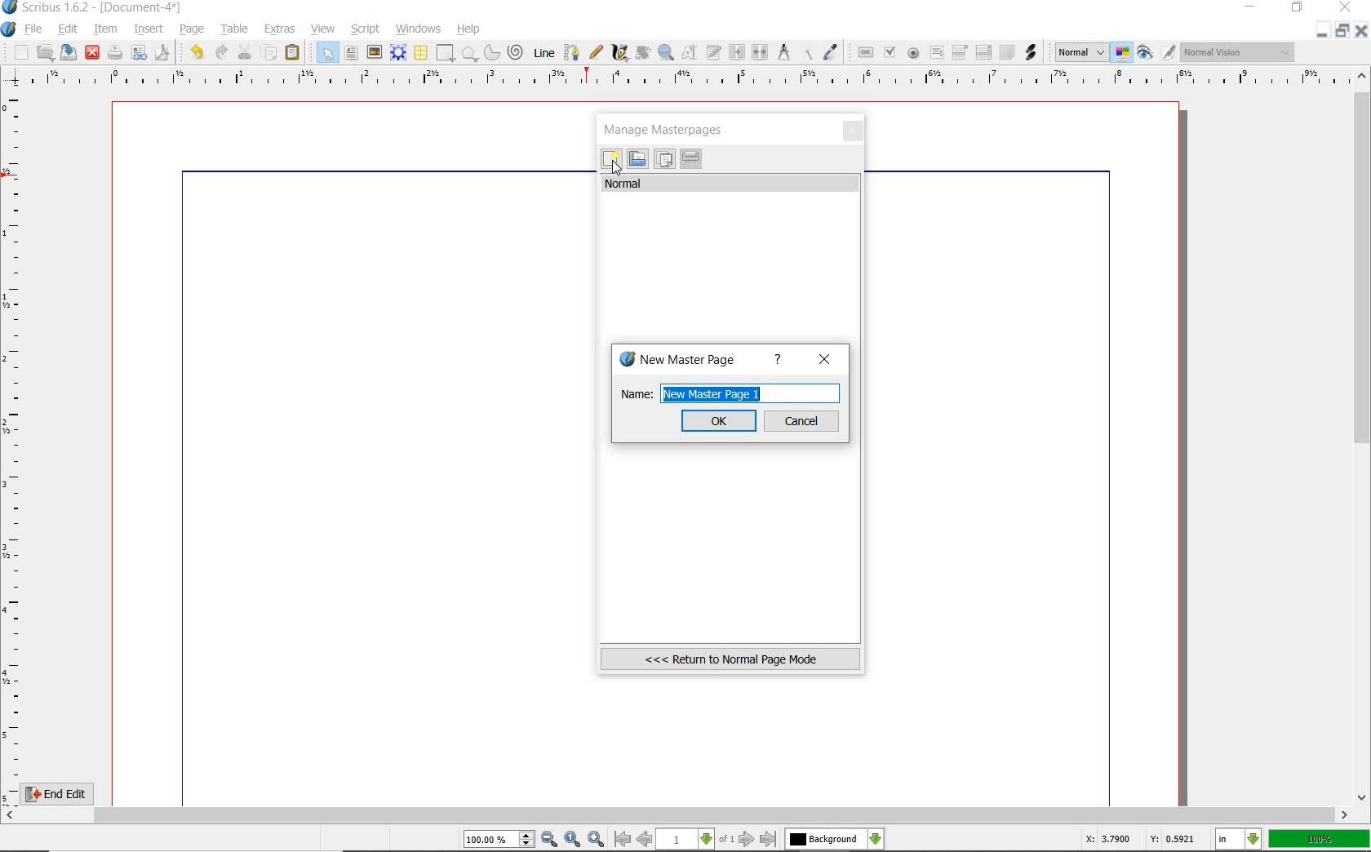 Image resolution: width=1371 pixels, height=852 pixels. I want to click on pdf check box, so click(889, 52).